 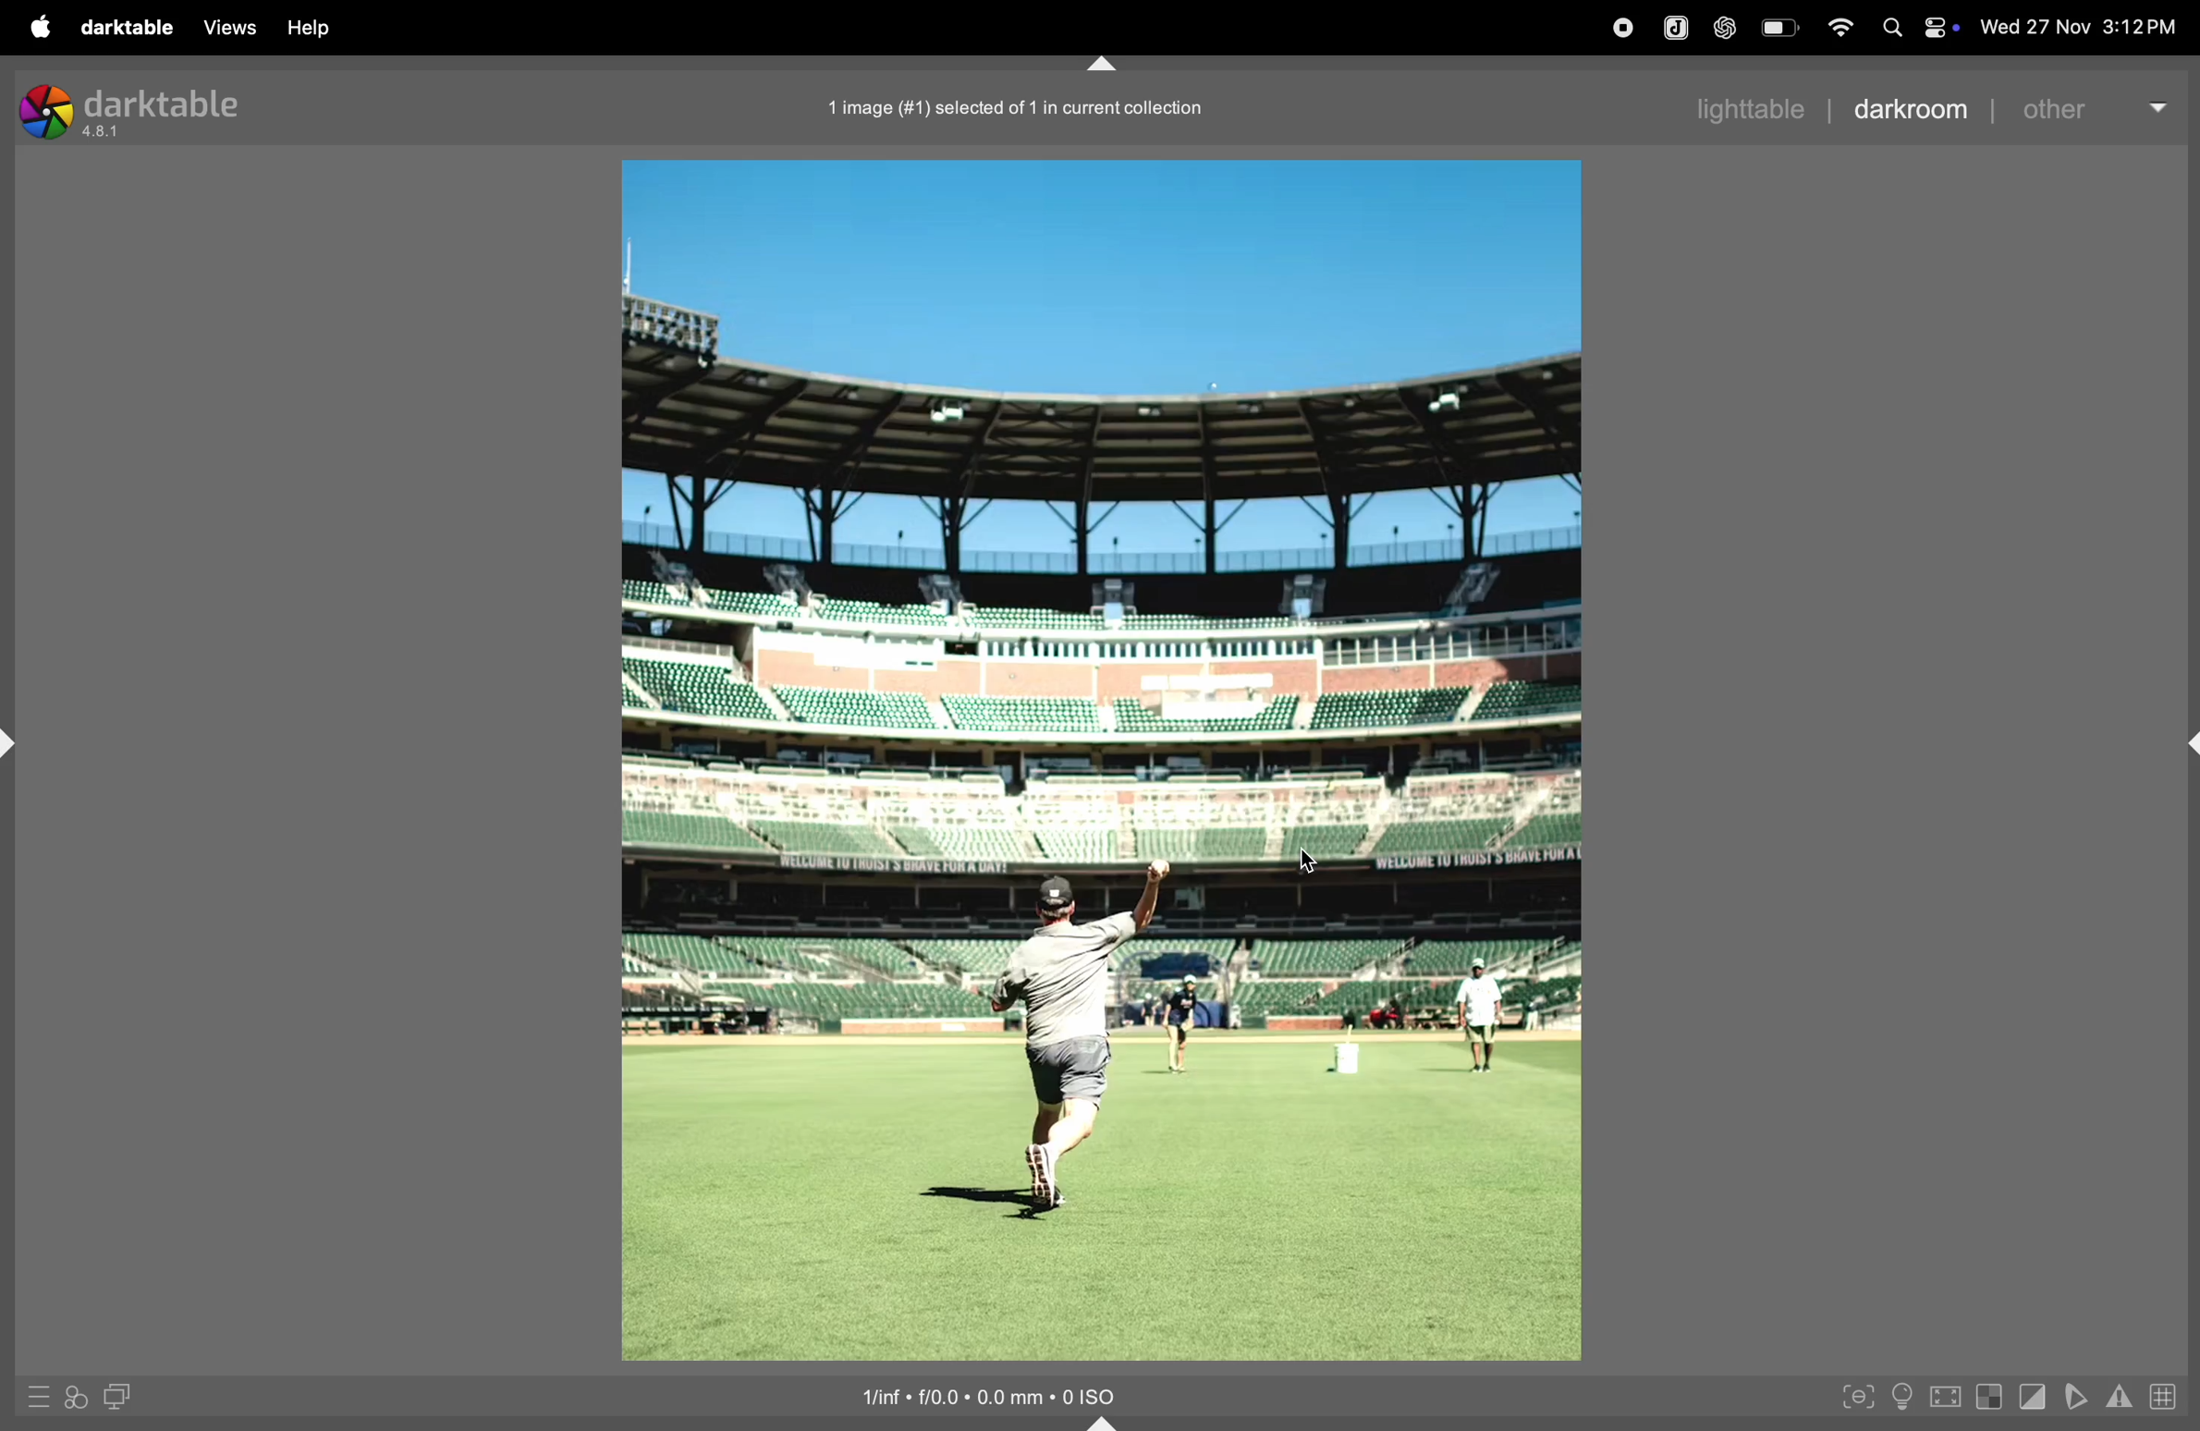 I want to click on darktaable, so click(x=134, y=27).